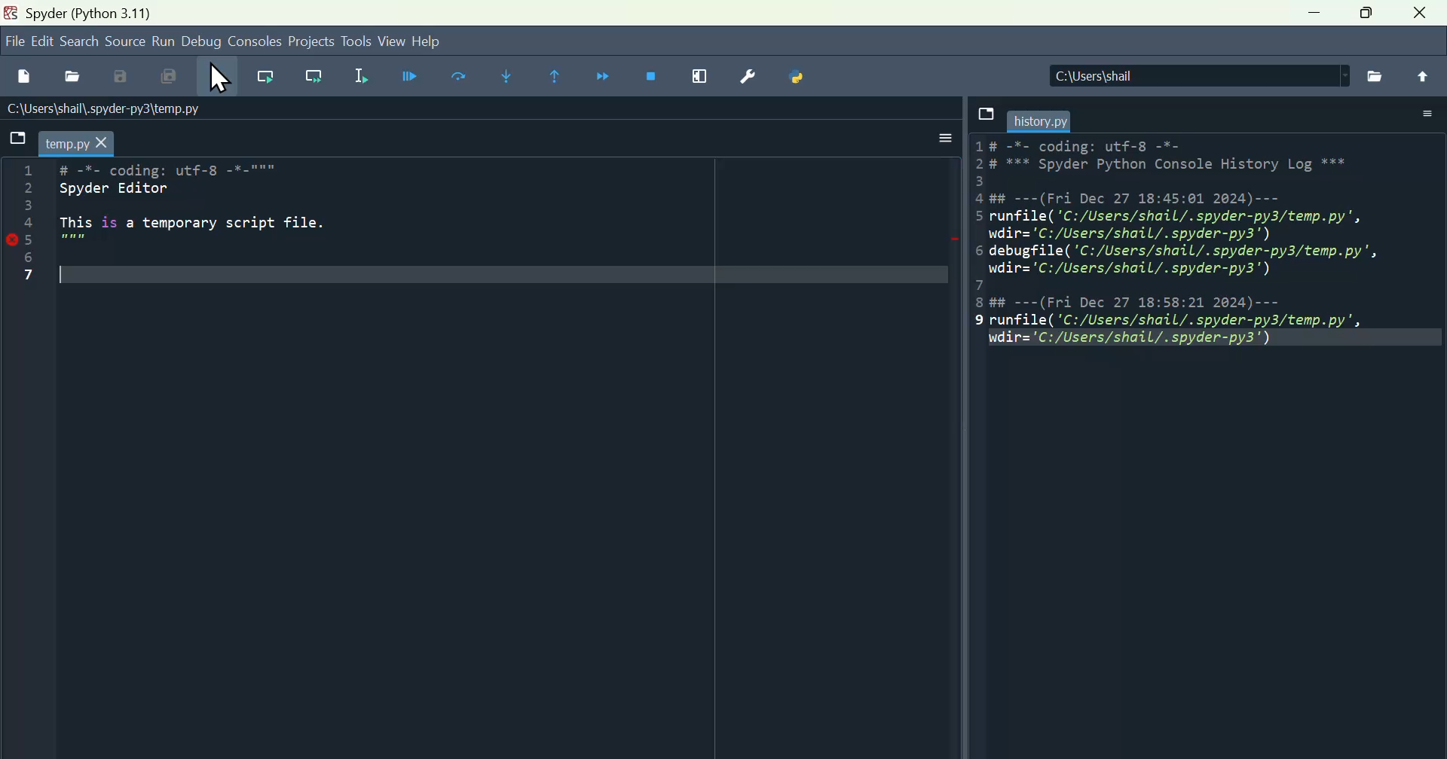  I want to click on Run selection, so click(369, 76).